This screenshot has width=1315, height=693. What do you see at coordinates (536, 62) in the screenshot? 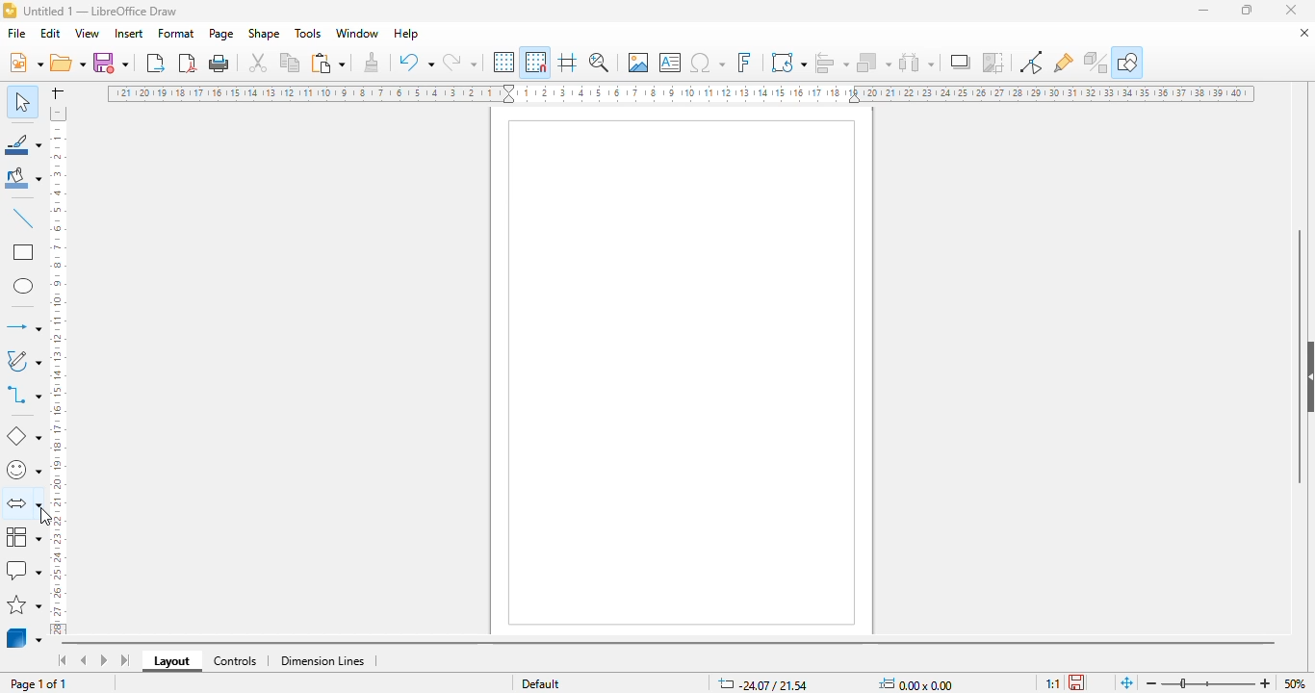
I see `snap to grid` at bounding box center [536, 62].